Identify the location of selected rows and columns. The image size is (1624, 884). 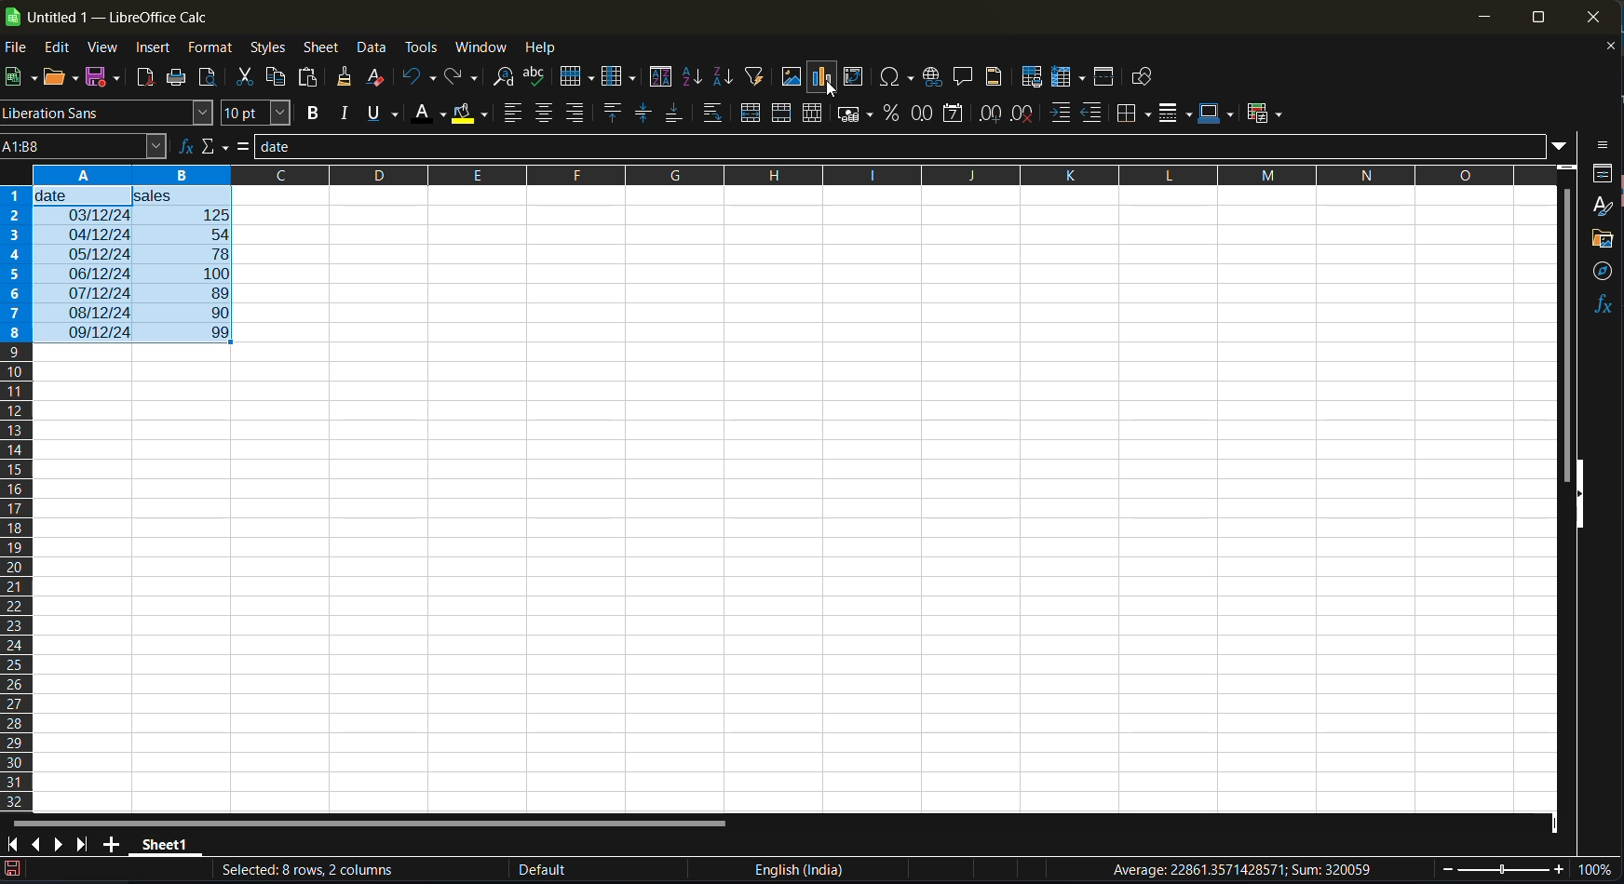
(313, 869).